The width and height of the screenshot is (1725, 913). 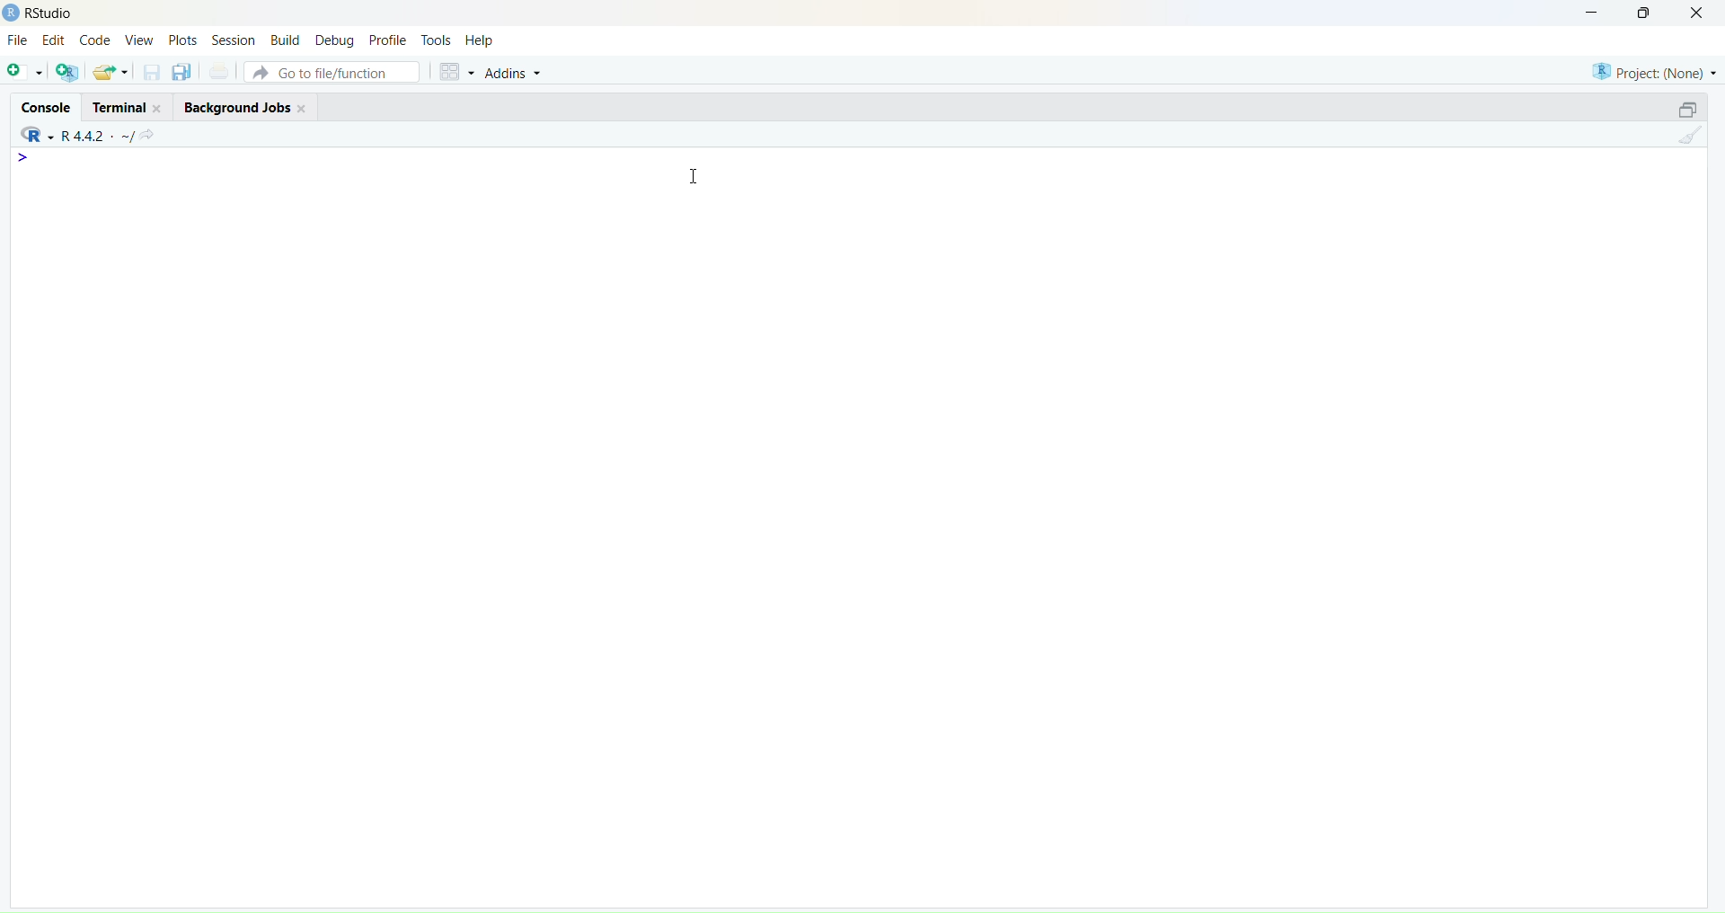 What do you see at coordinates (453, 75) in the screenshot?
I see `grid view` at bounding box center [453, 75].